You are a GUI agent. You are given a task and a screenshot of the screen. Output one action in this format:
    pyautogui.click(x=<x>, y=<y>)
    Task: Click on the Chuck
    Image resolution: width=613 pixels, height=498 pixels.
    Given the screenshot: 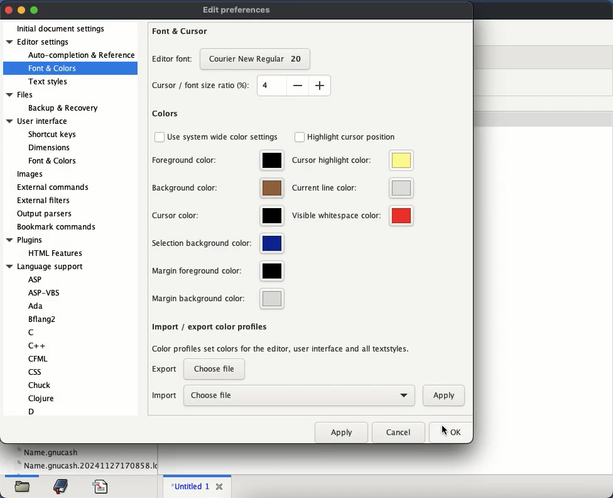 What is the action you would take?
    pyautogui.click(x=38, y=384)
    